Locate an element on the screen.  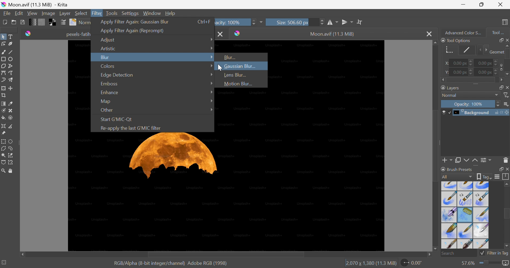
Size: 506.60 px is located at coordinates (295, 22).